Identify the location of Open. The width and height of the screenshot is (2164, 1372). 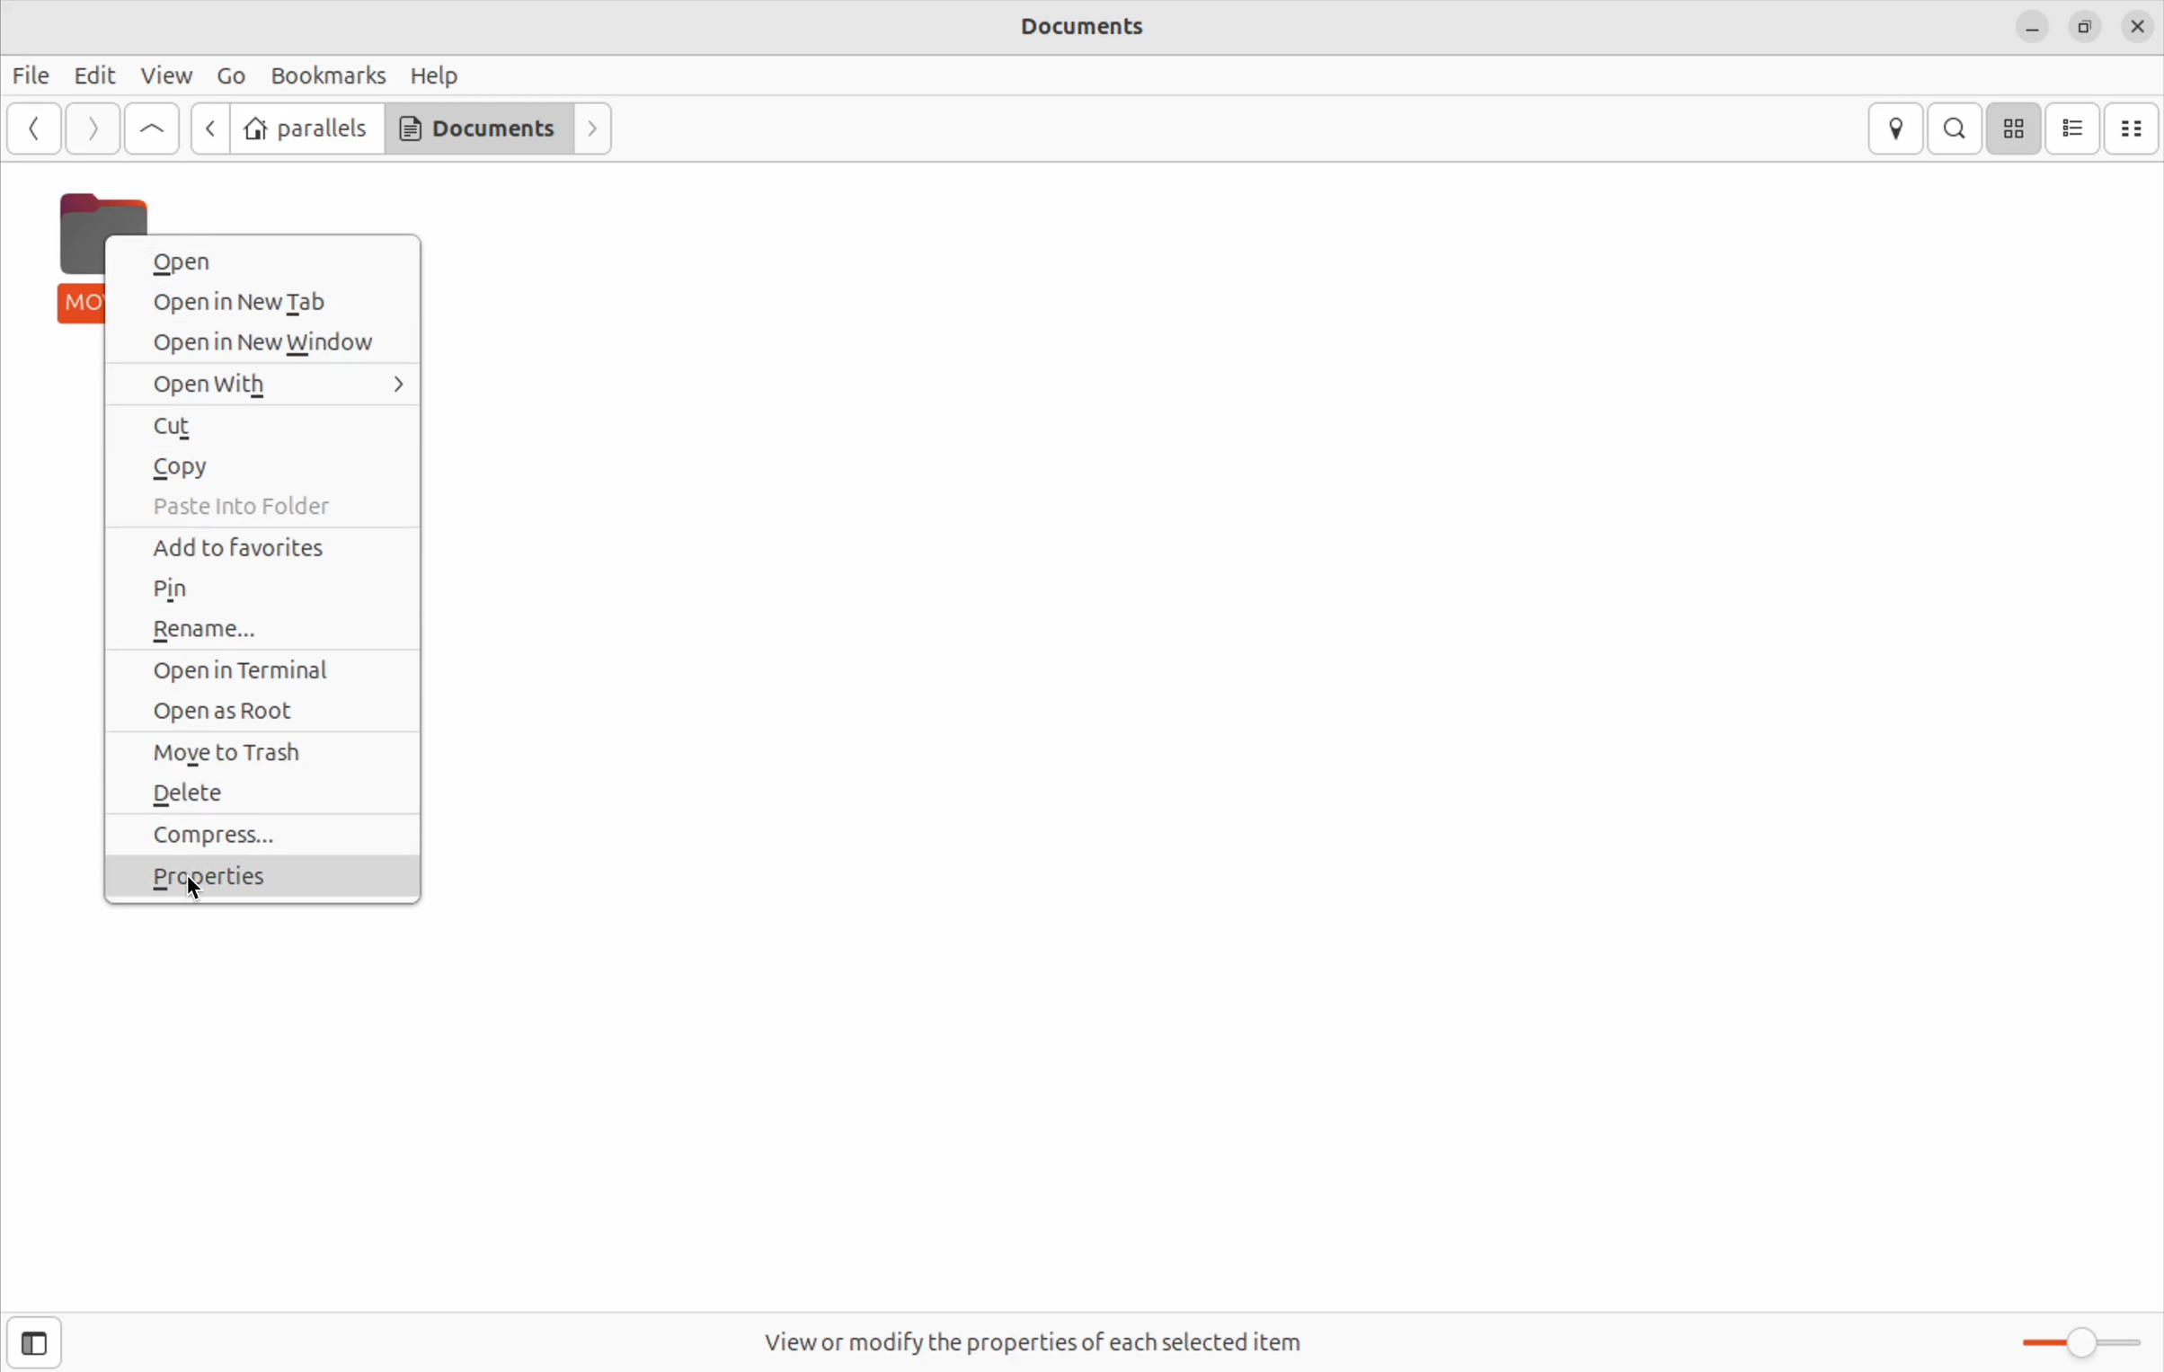
(257, 260).